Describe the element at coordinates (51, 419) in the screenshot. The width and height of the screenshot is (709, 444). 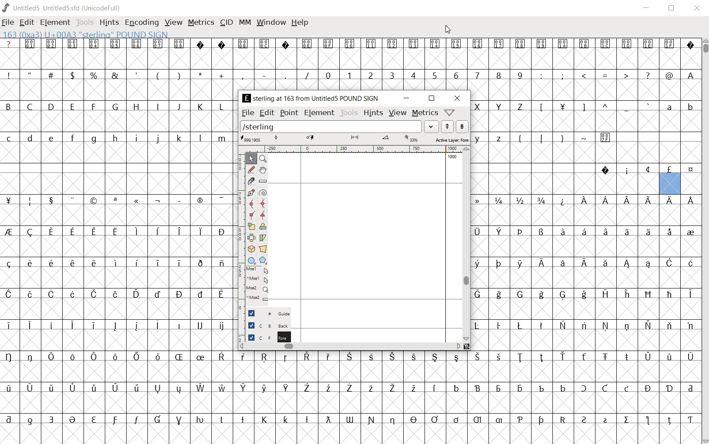
I see `Symbol` at that location.